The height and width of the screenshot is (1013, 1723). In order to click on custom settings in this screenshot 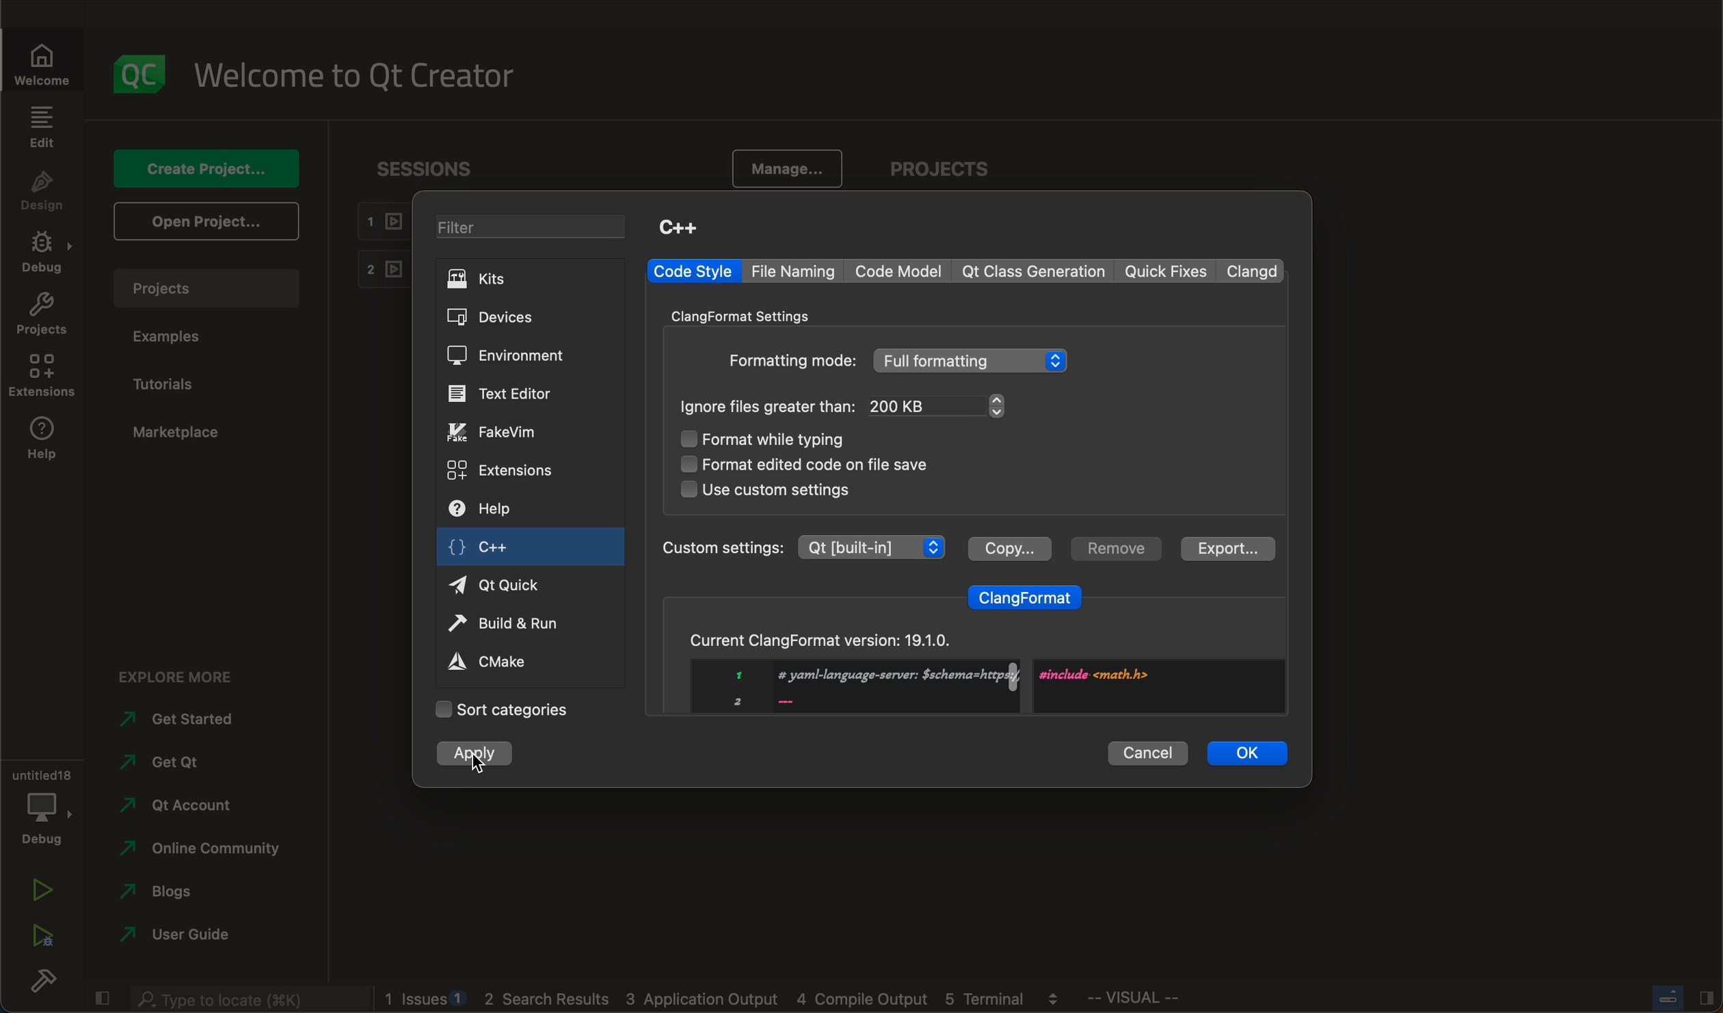, I will do `click(766, 490)`.